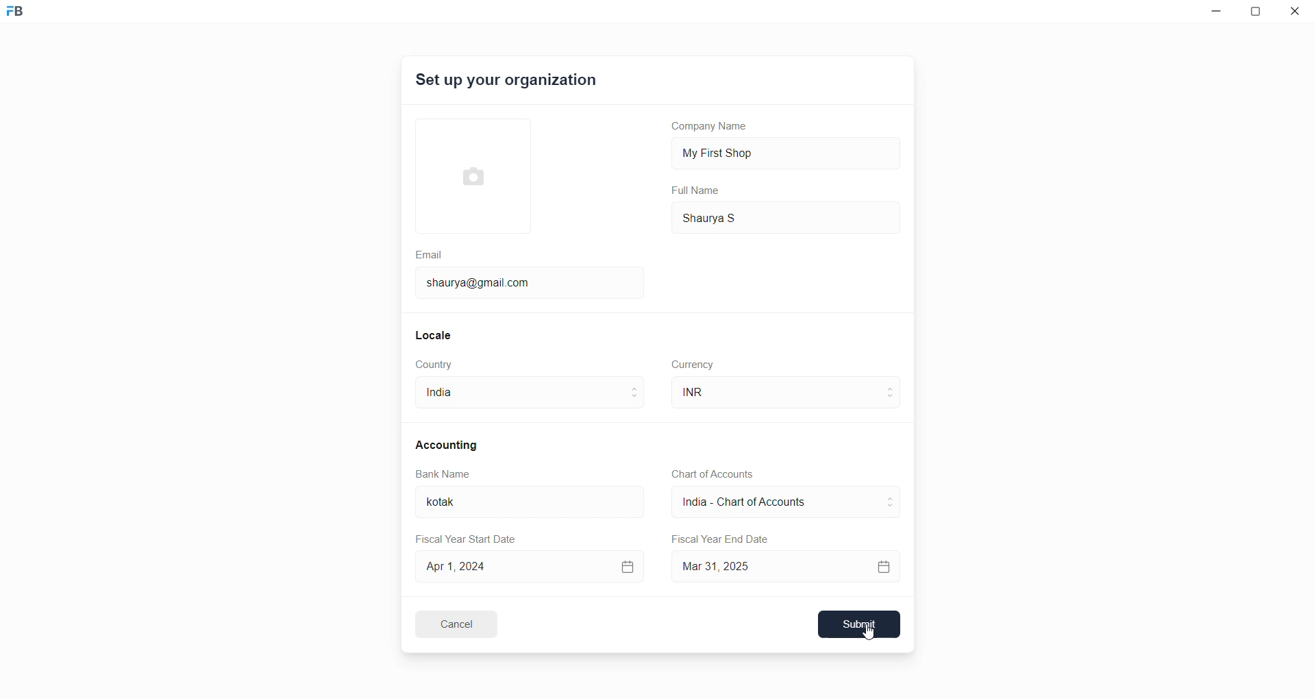 This screenshot has width=1314, height=699. I want to click on move to below CoA, so click(891, 508).